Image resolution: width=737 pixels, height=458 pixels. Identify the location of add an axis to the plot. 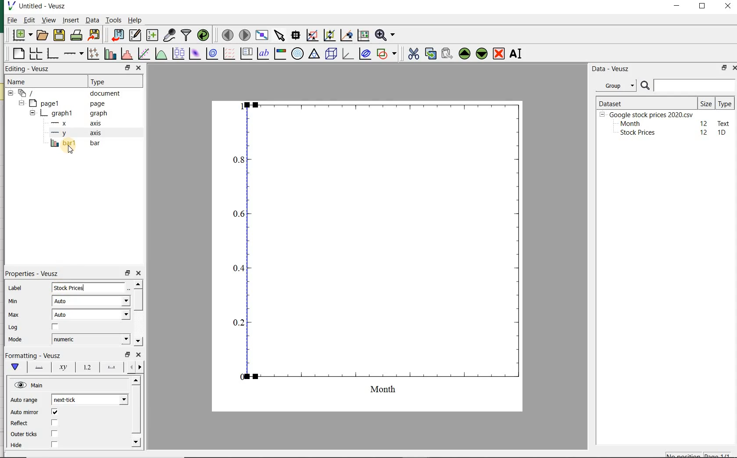
(73, 54).